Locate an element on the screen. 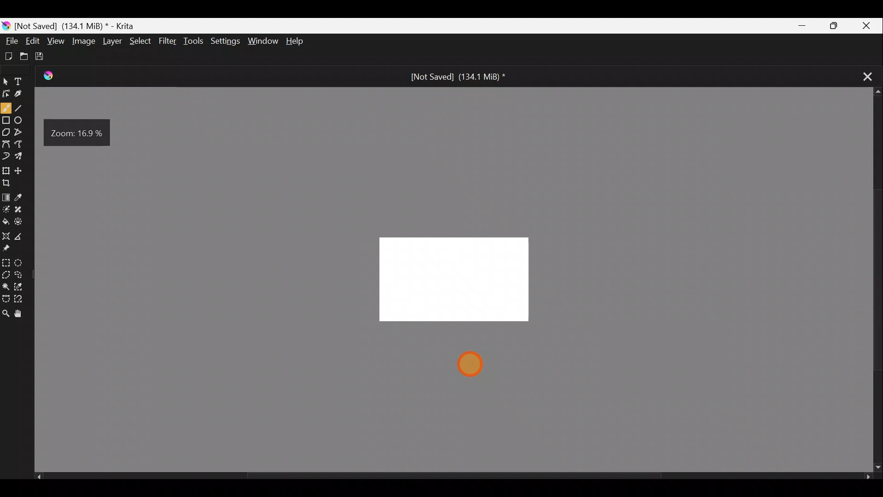 This screenshot has width=883, height=497. Contiguous selection tool is located at coordinates (6, 287).